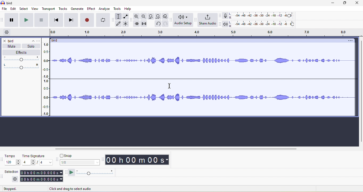  Describe the element at coordinates (164, 17) in the screenshot. I see `zoom toggle` at that location.